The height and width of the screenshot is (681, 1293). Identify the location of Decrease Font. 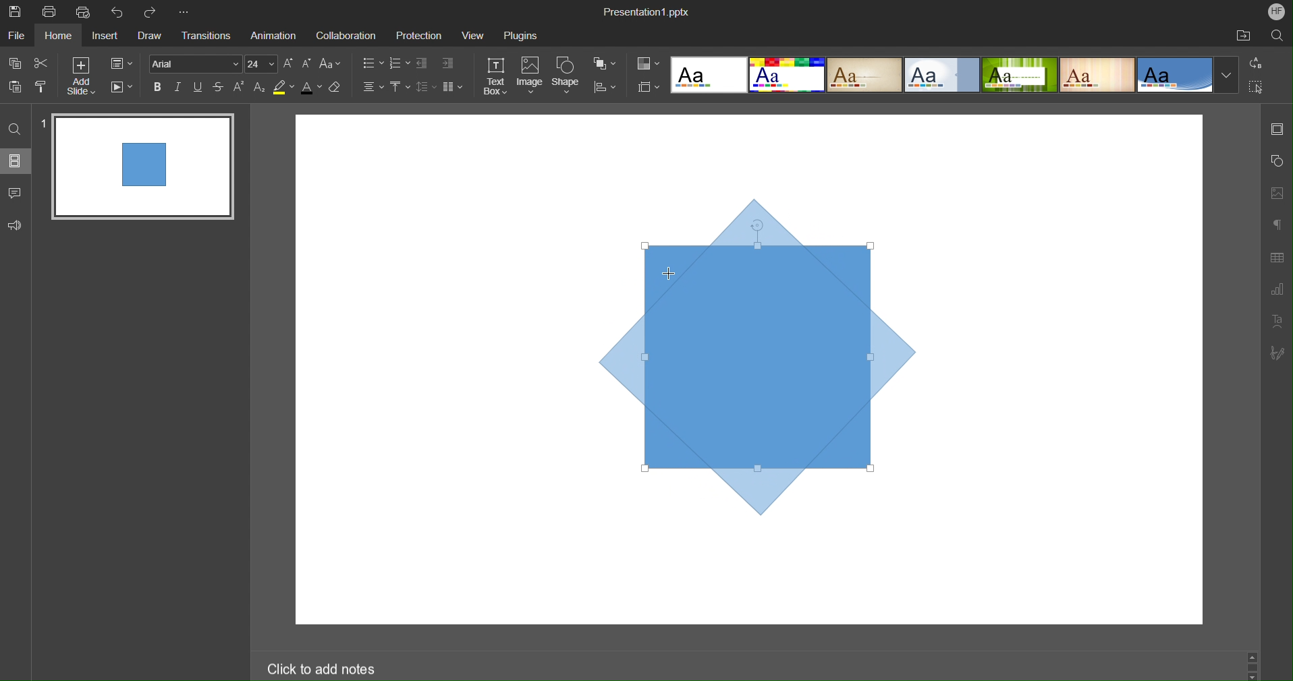
(306, 65).